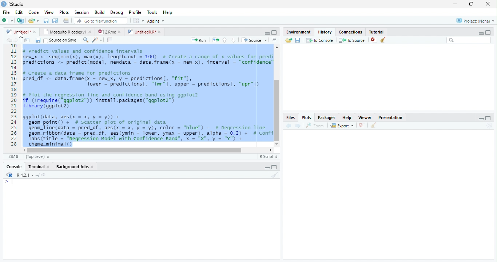 This screenshot has width=497, height=262. What do you see at coordinates (67, 32) in the screenshot?
I see `Mosquito R codes` at bounding box center [67, 32].